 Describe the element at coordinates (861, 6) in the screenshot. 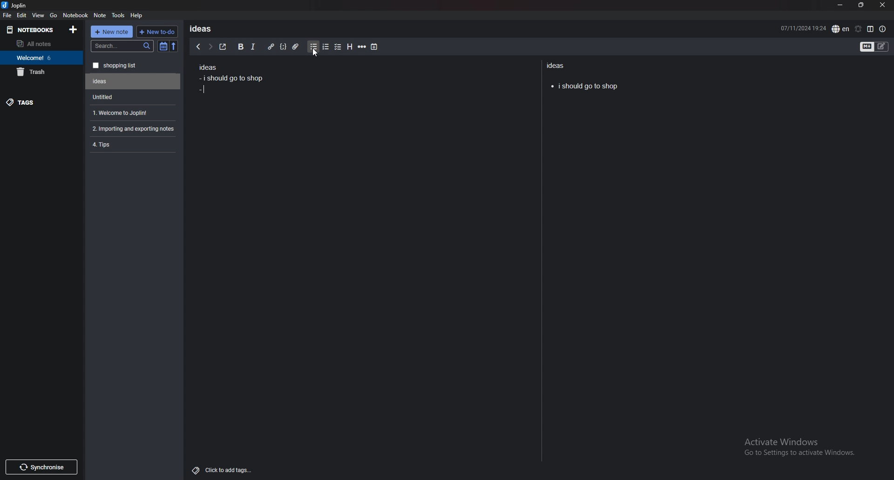

I see `resize` at that location.